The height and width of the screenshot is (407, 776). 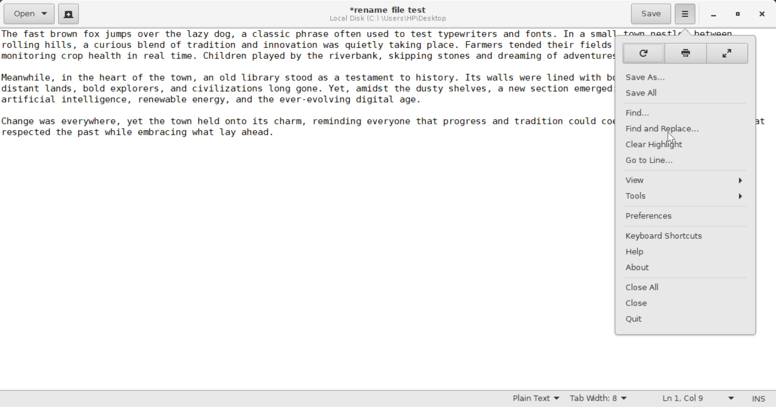 What do you see at coordinates (70, 14) in the screenshot?
I see `Create New Document` at bounding box center [70, 14].